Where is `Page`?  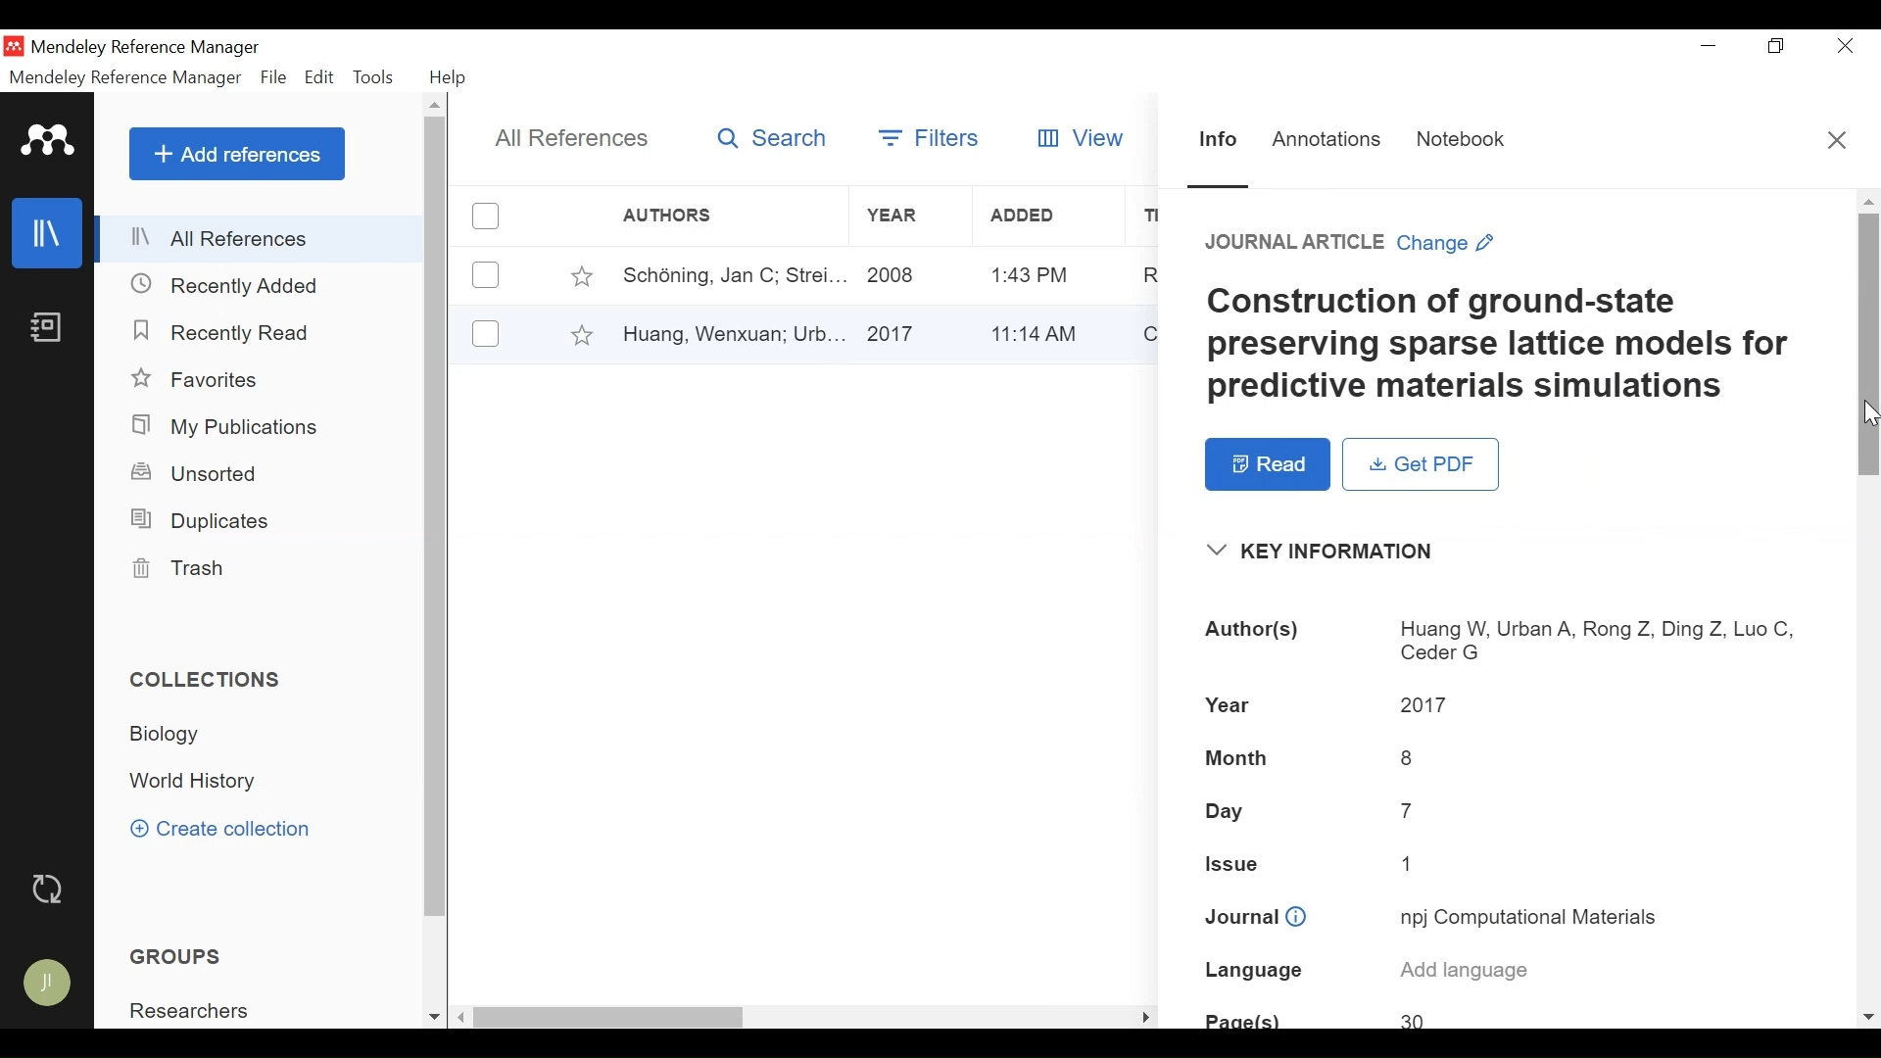
Page is located at coordinates (1507, 1016).